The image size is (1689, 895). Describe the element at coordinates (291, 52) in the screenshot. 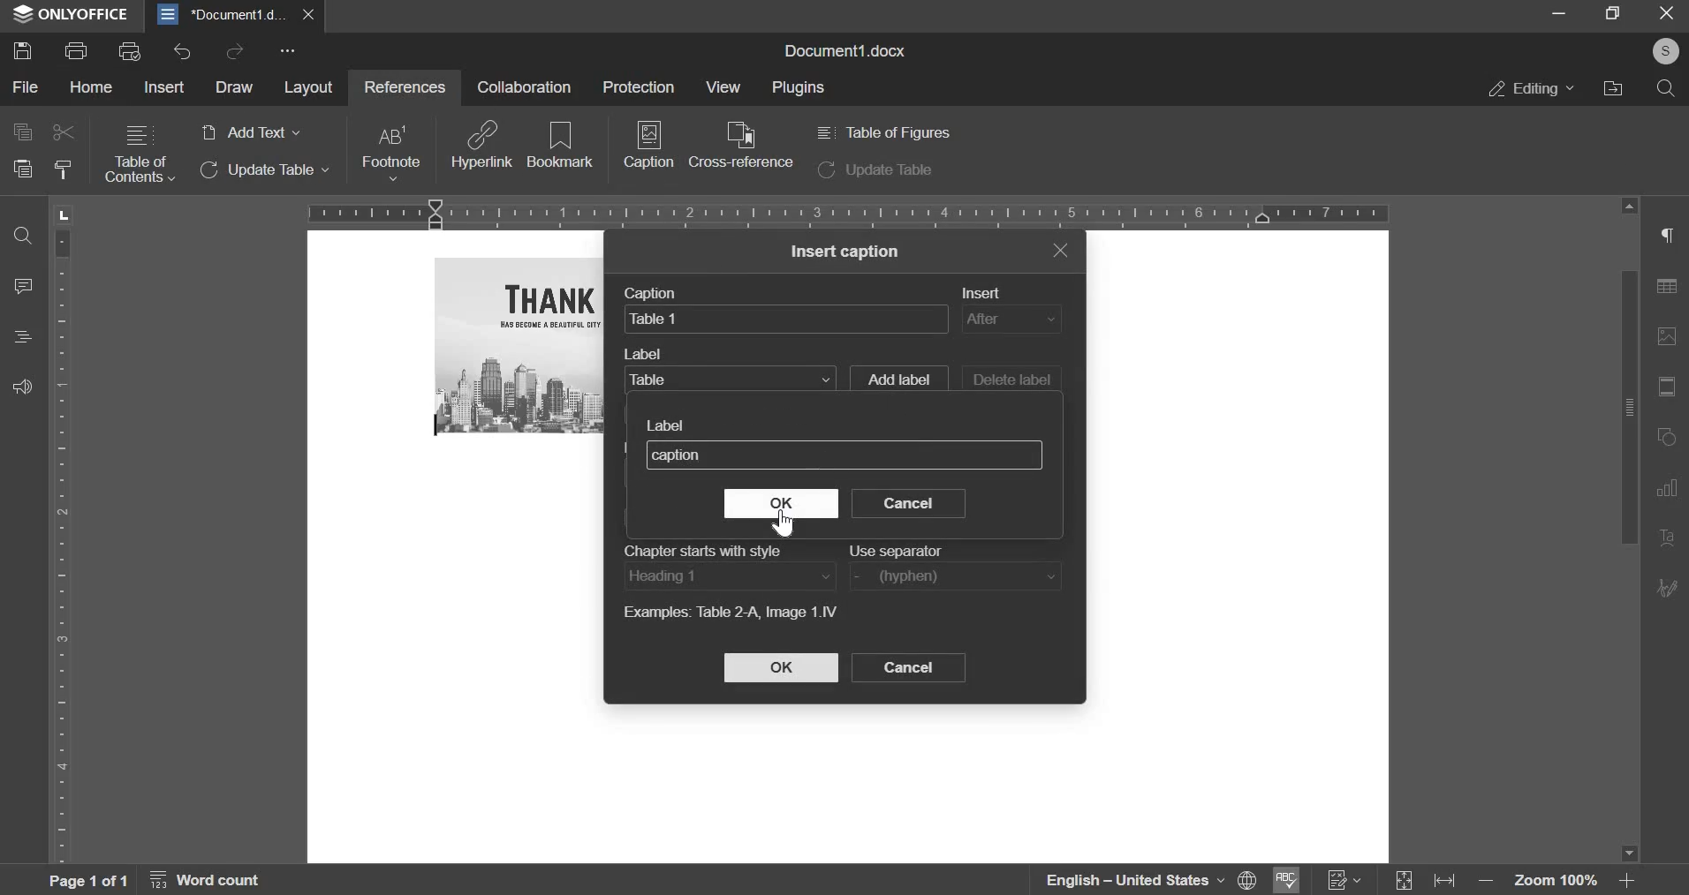

I see `more options` at that location.